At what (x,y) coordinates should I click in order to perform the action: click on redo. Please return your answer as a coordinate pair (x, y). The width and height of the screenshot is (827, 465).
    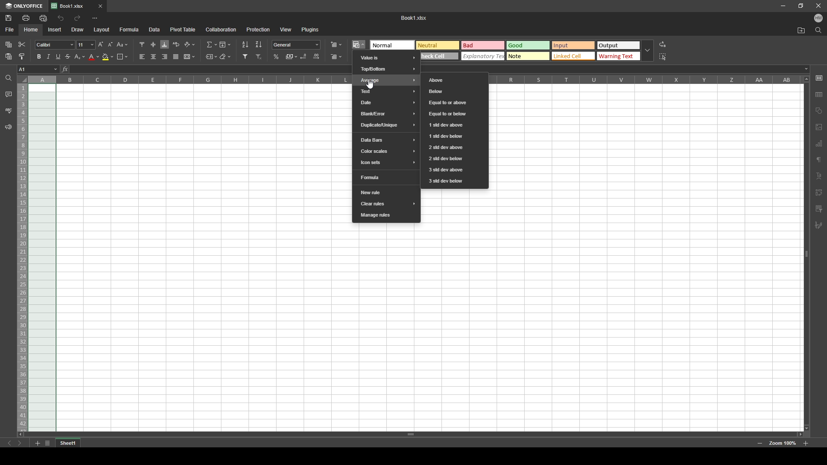
    Looking at the image, I should click on (77, 18).